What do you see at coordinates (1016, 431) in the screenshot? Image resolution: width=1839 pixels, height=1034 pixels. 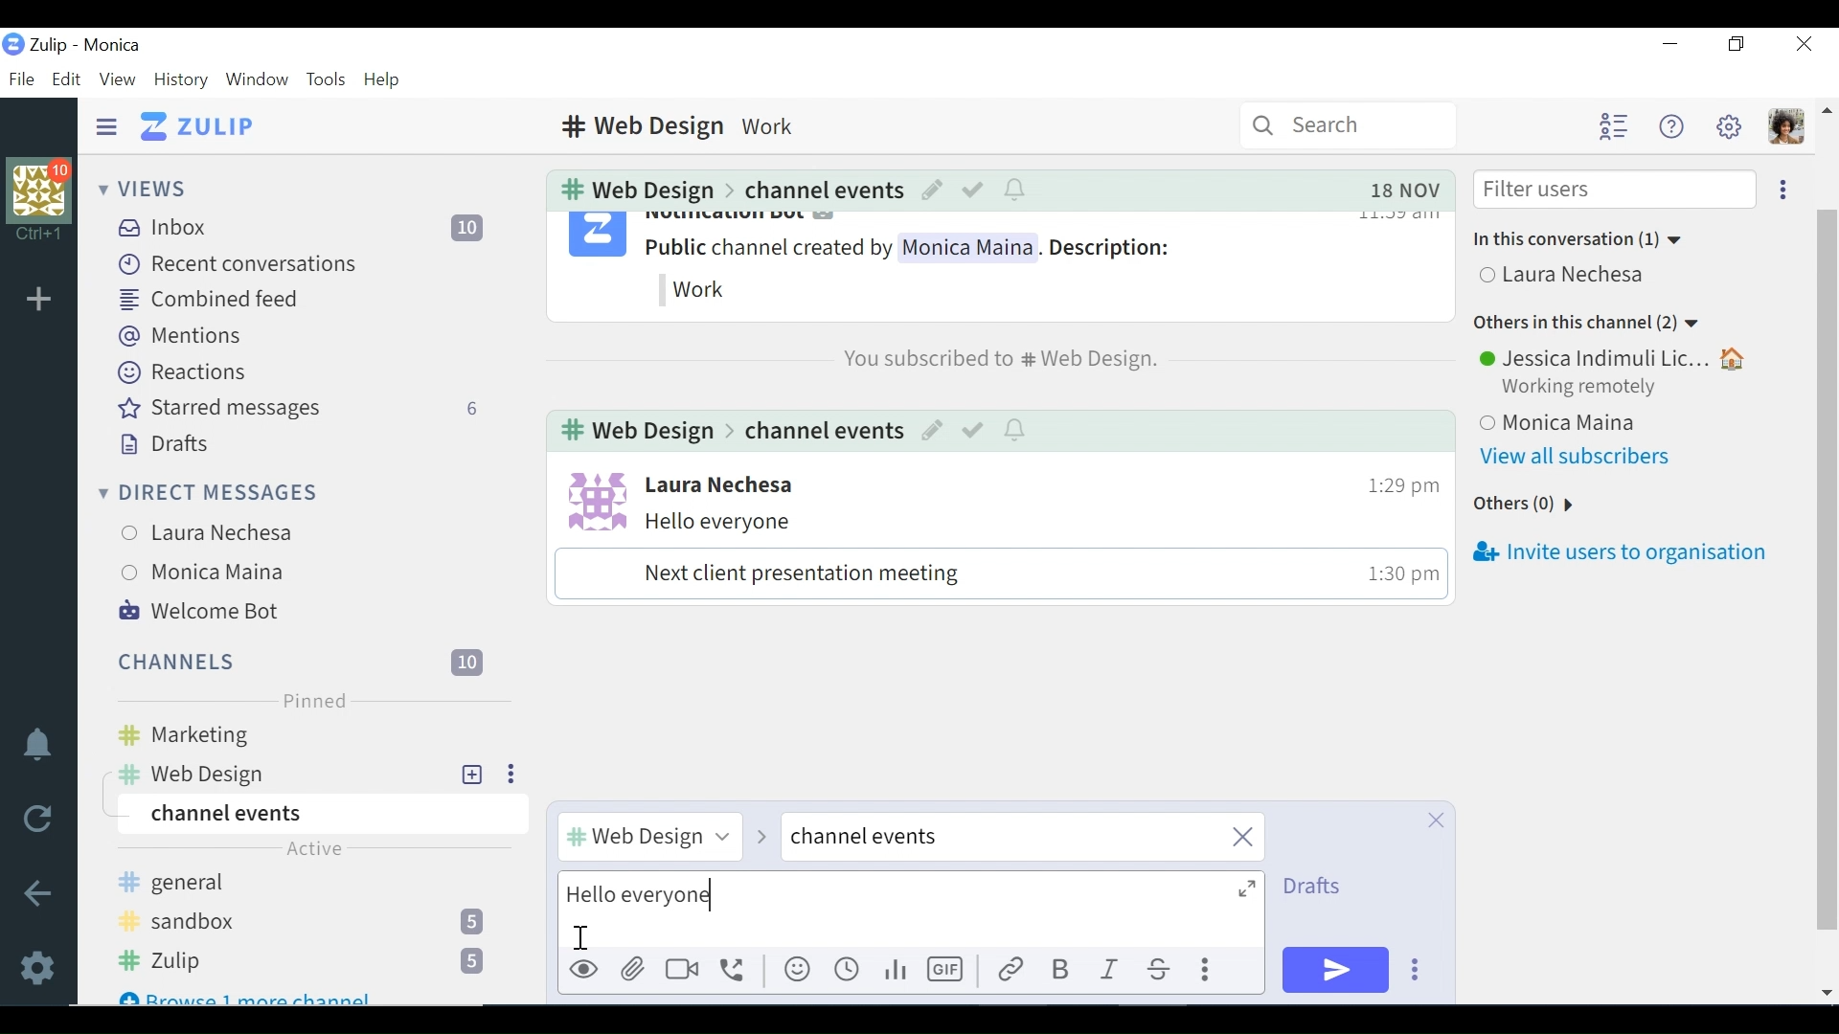 I see `notification` at bounding box center [1016, 431].